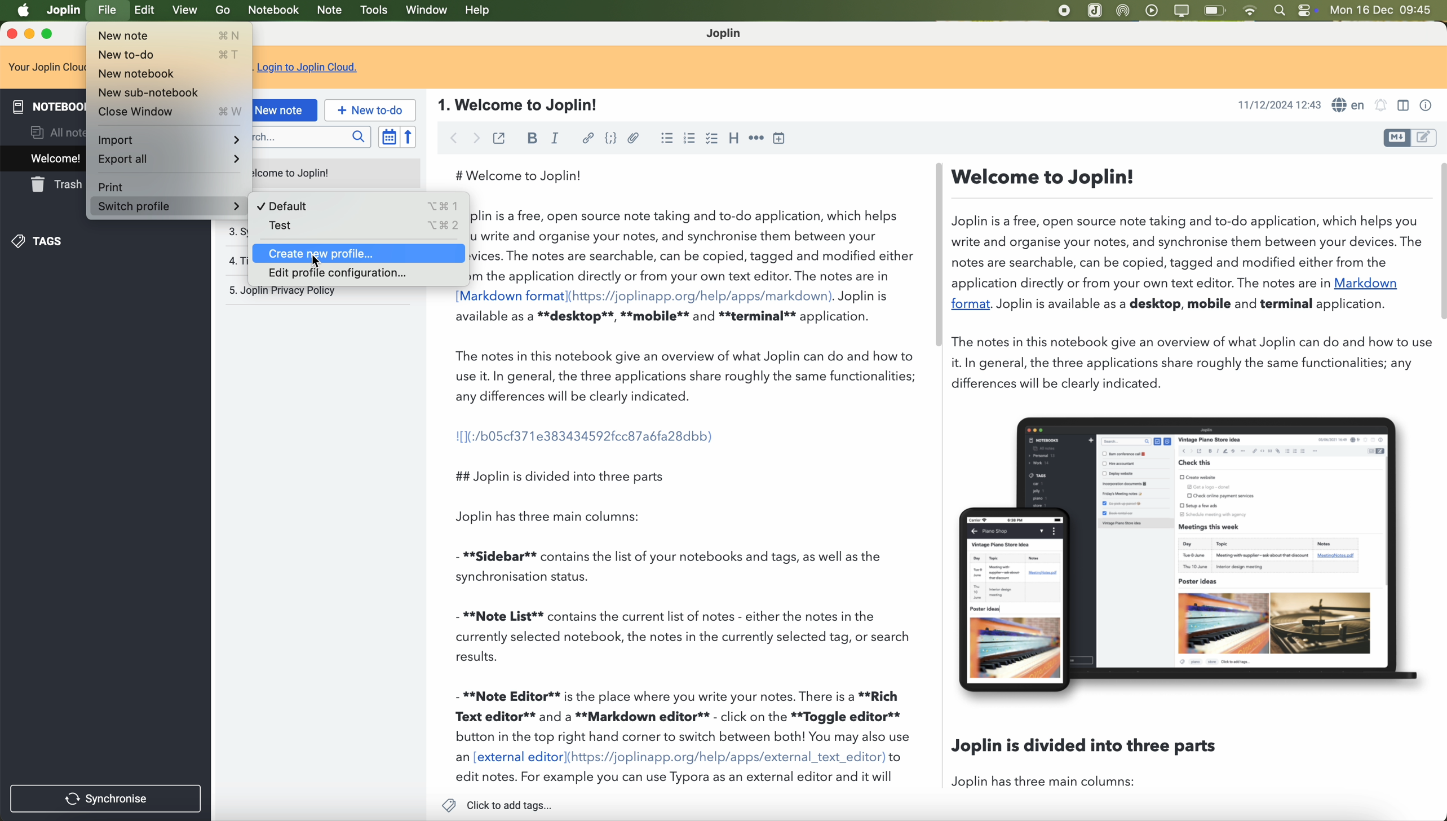  What do you see at coordinates (510, 758) in the screenshot?
I see `an [external editor]` at bounding box center [510, 758].